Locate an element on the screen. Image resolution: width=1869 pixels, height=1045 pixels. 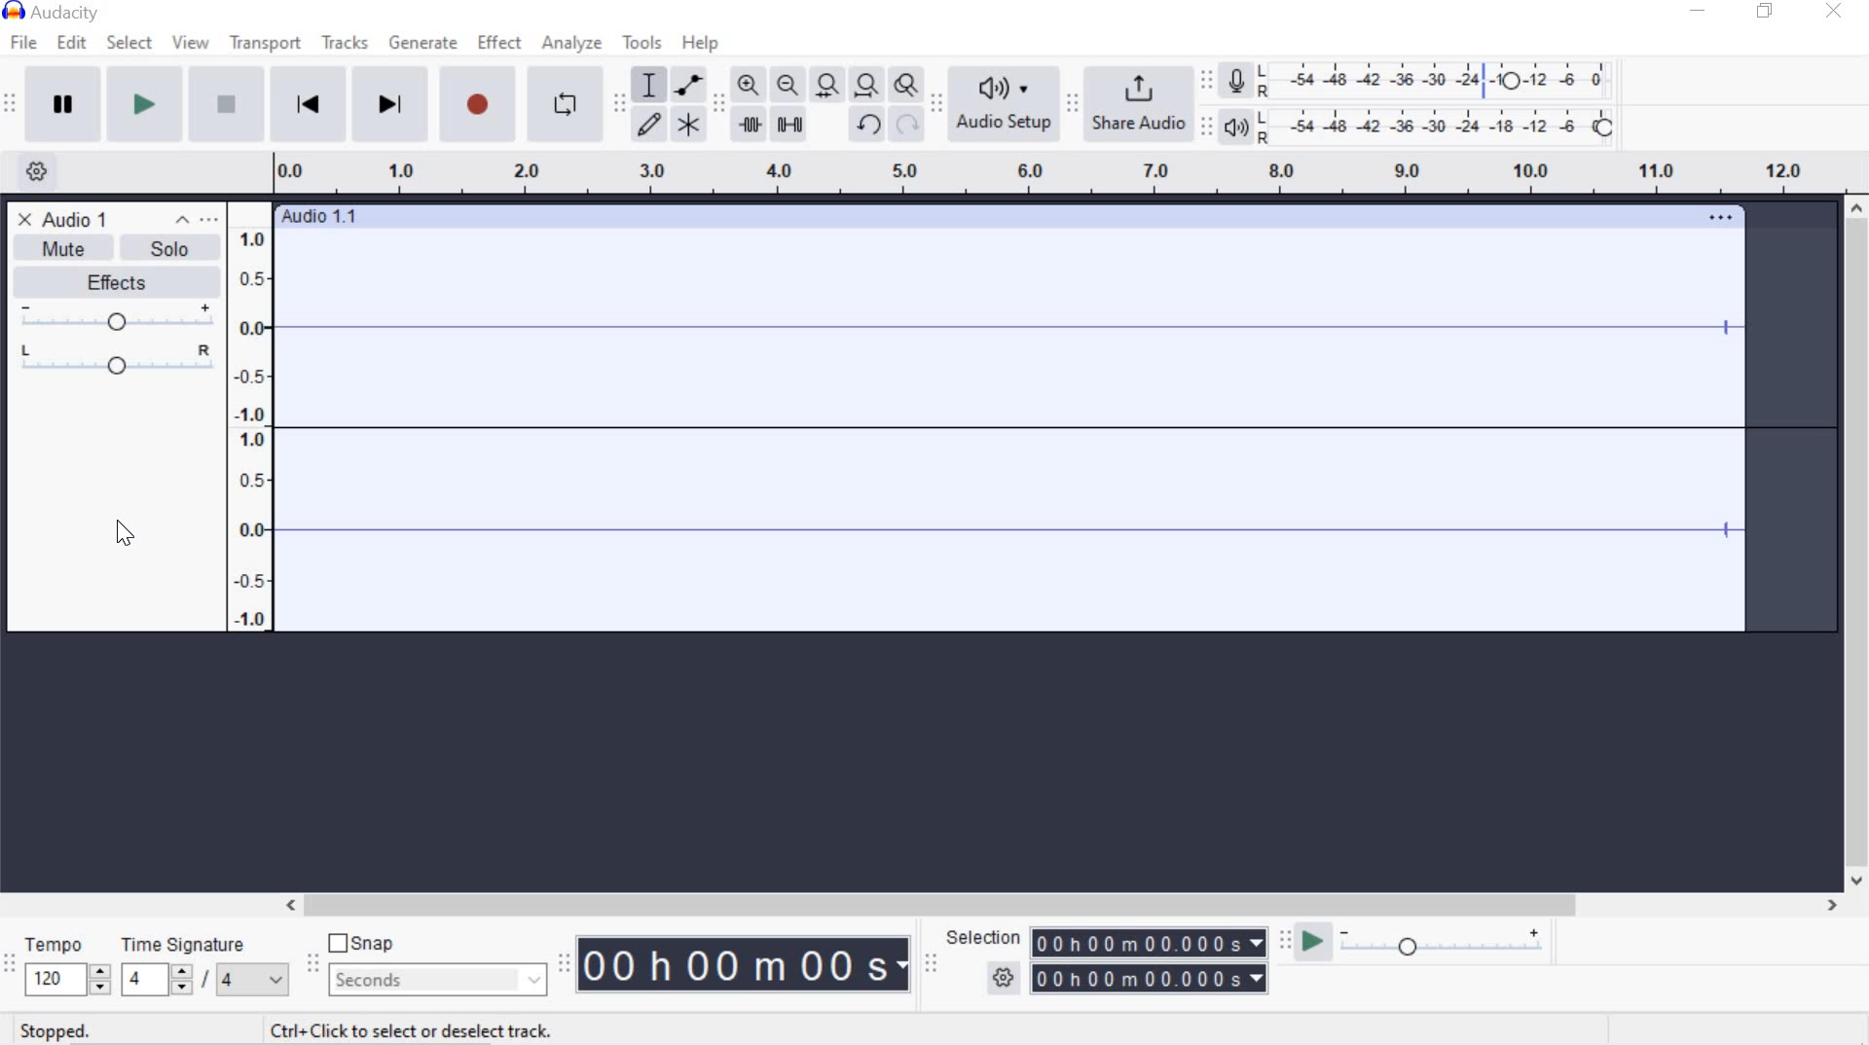
undo is located at coordinates (868, 124).